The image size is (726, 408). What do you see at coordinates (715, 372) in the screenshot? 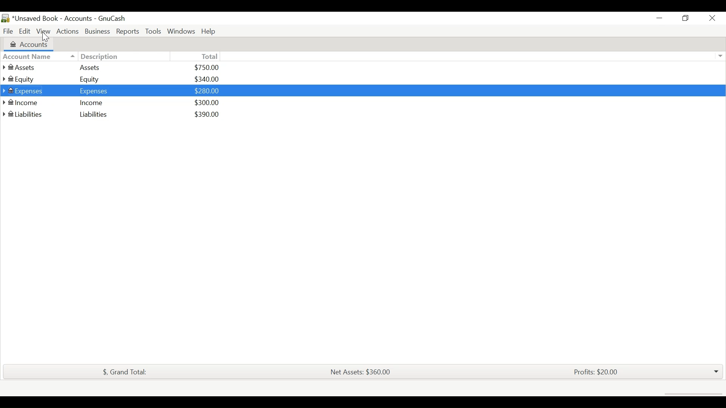
I see `drop down` at bounding box center [715, 372].